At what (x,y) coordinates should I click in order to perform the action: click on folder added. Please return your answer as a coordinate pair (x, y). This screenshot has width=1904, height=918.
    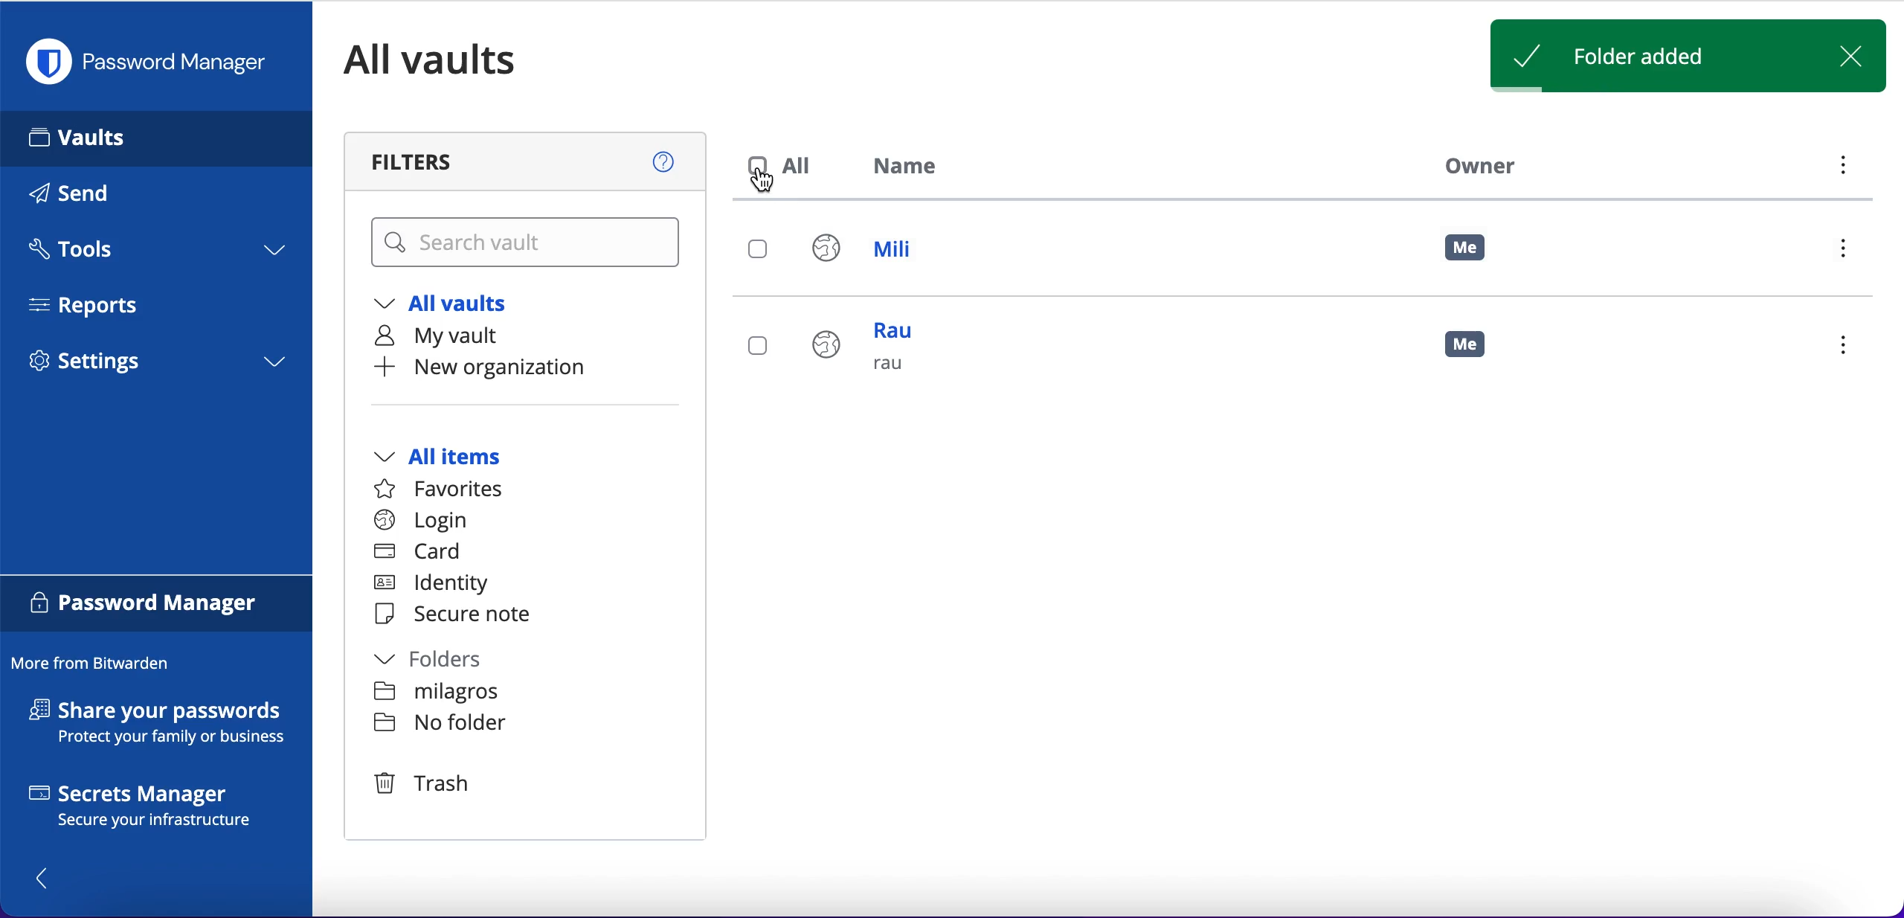
    Looking at the image, I should click on (1634, 58).